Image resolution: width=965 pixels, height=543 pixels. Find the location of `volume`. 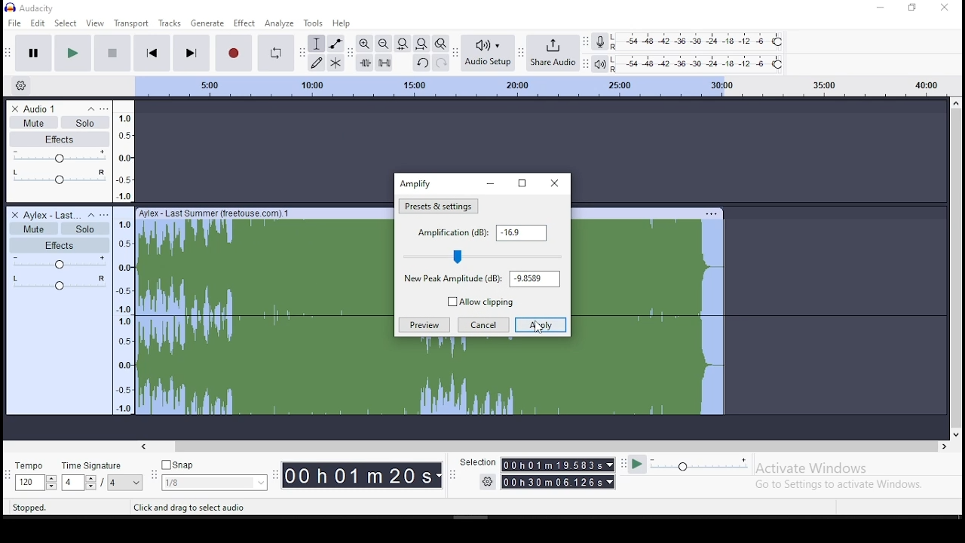

volume is located at coordinates (58, 262).